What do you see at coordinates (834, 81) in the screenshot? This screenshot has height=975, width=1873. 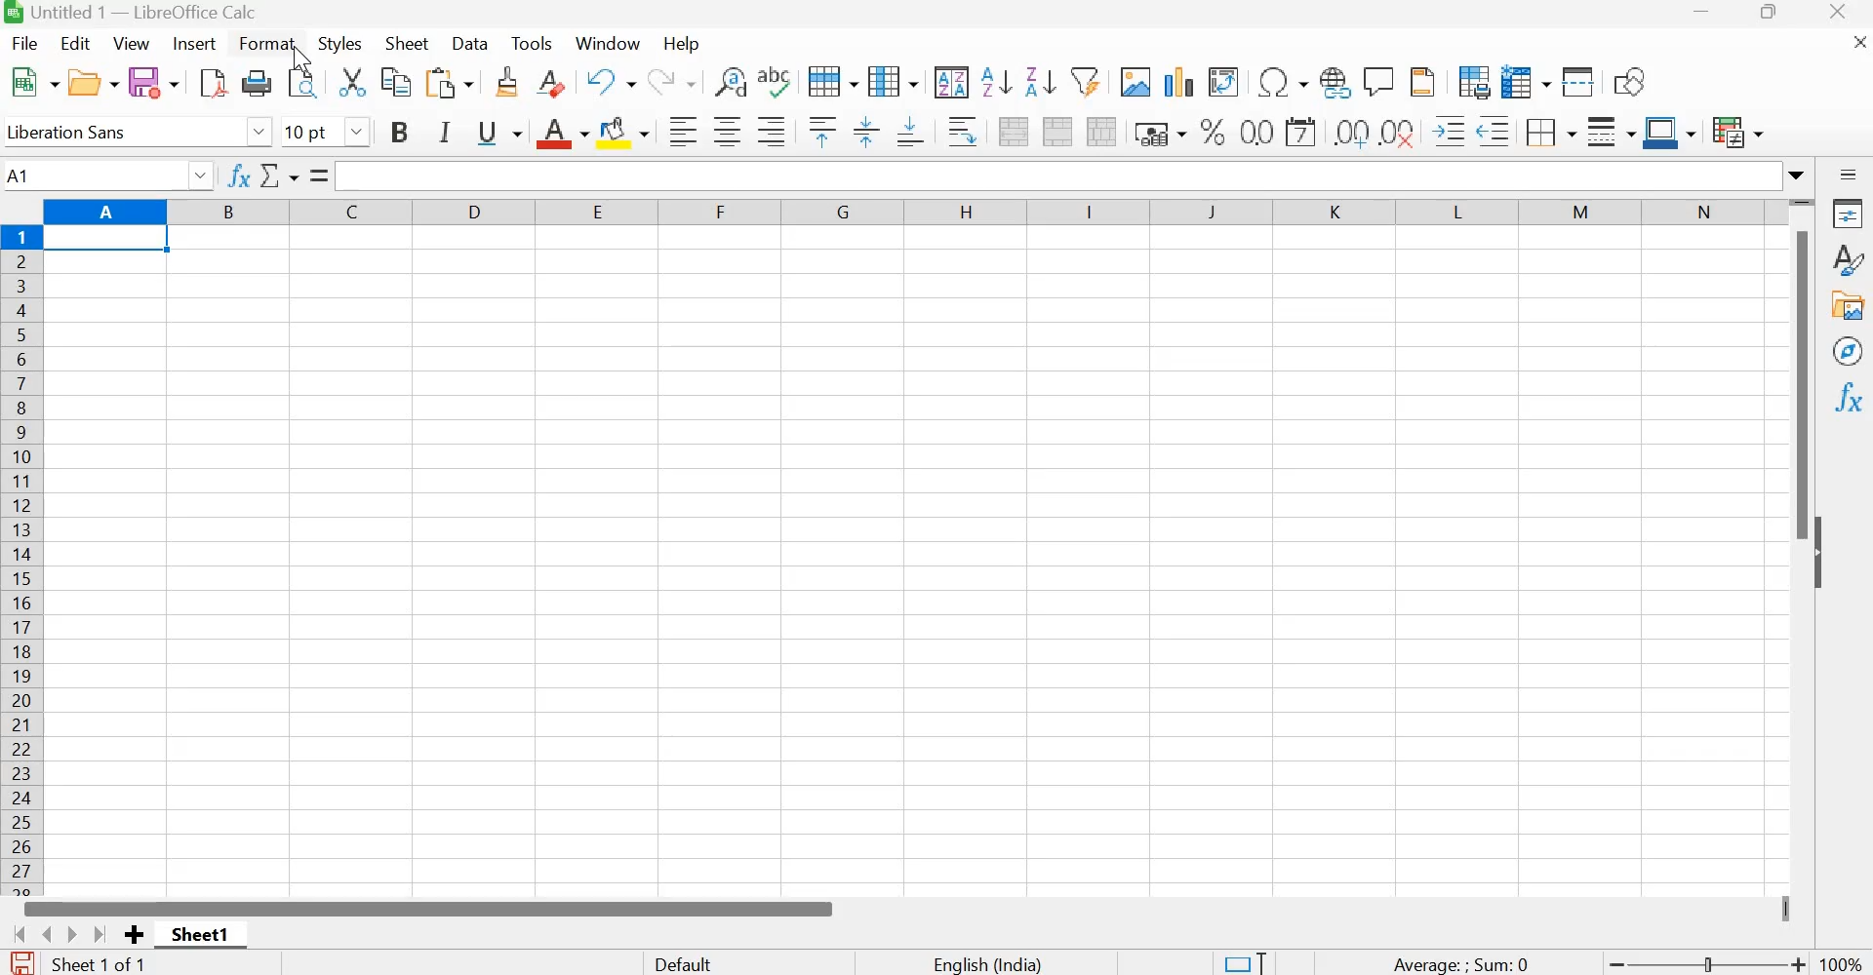 I see `Row` at bounding box center [834, 81].